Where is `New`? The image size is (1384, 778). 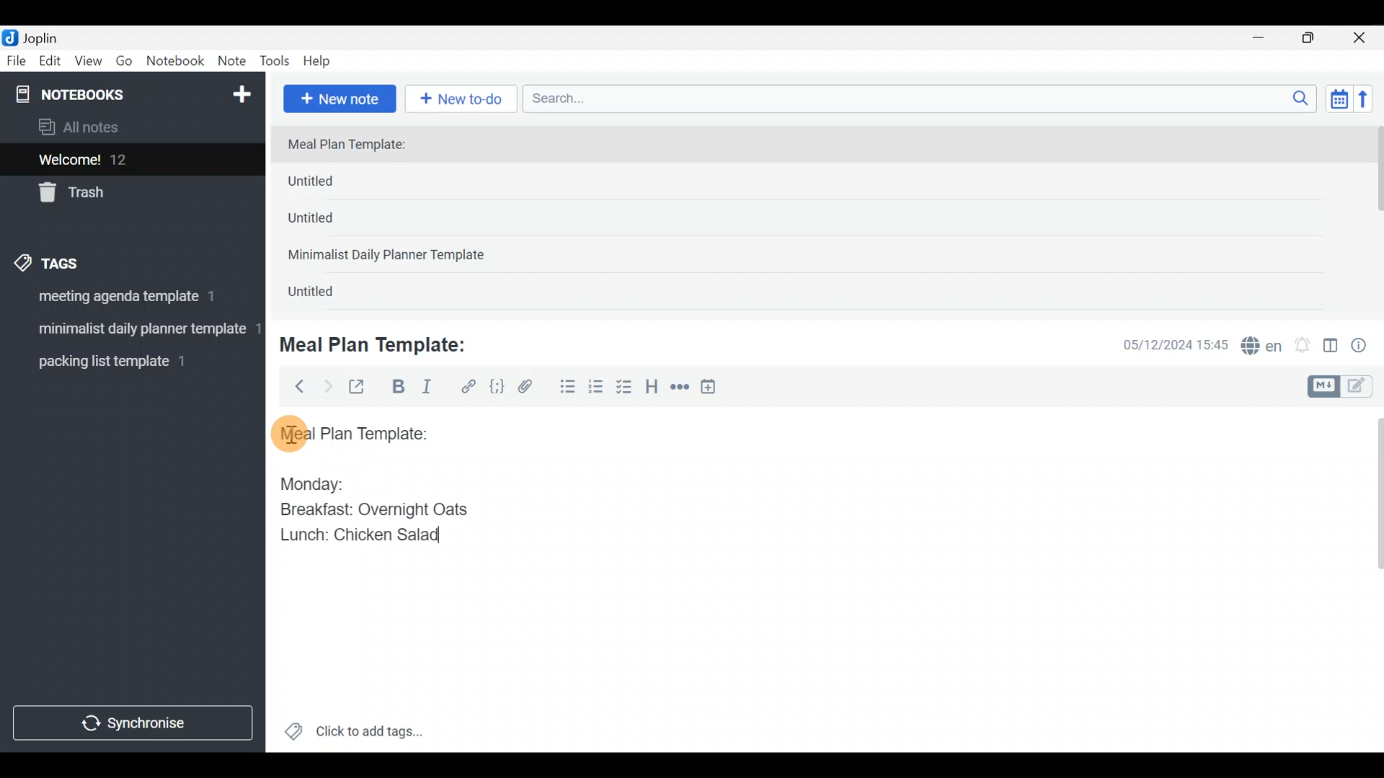
New is located at coordinates (241, 91).